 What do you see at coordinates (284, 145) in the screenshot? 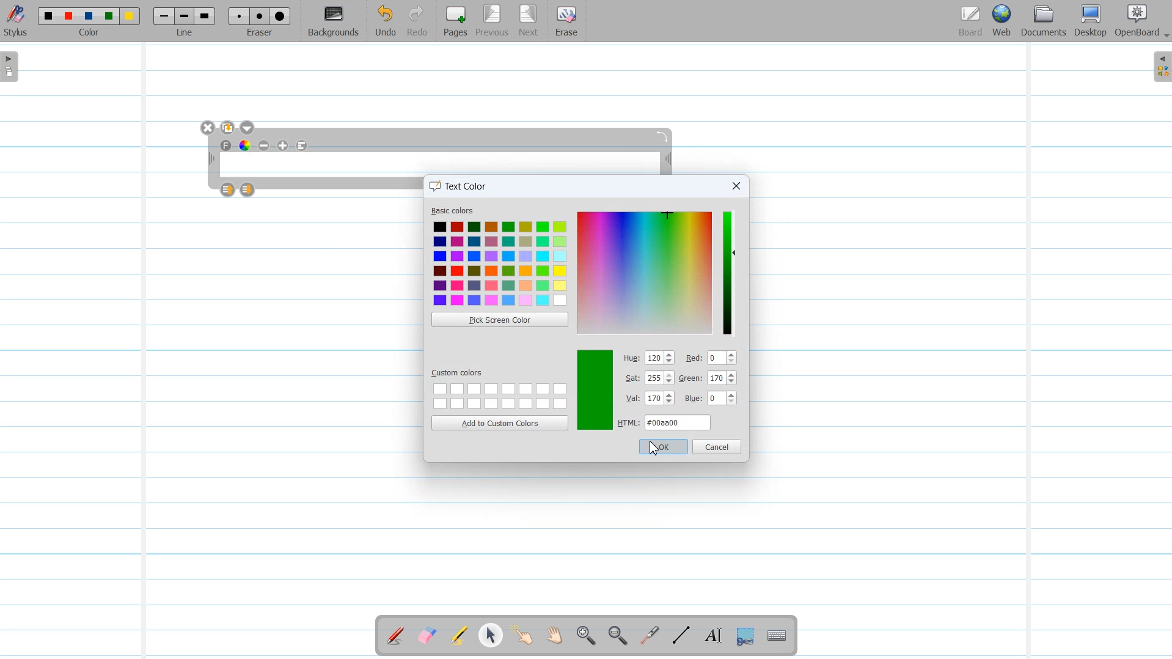
I see `Maximize Text` at bounding box center [284, 145].